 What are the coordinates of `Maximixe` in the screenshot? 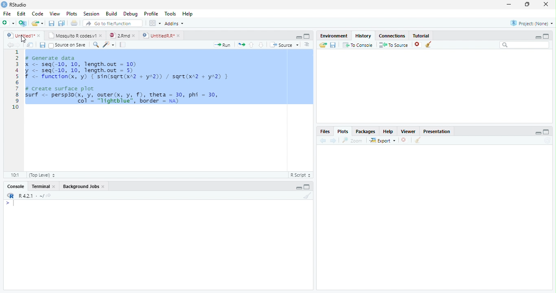 It's located at (307, 36).